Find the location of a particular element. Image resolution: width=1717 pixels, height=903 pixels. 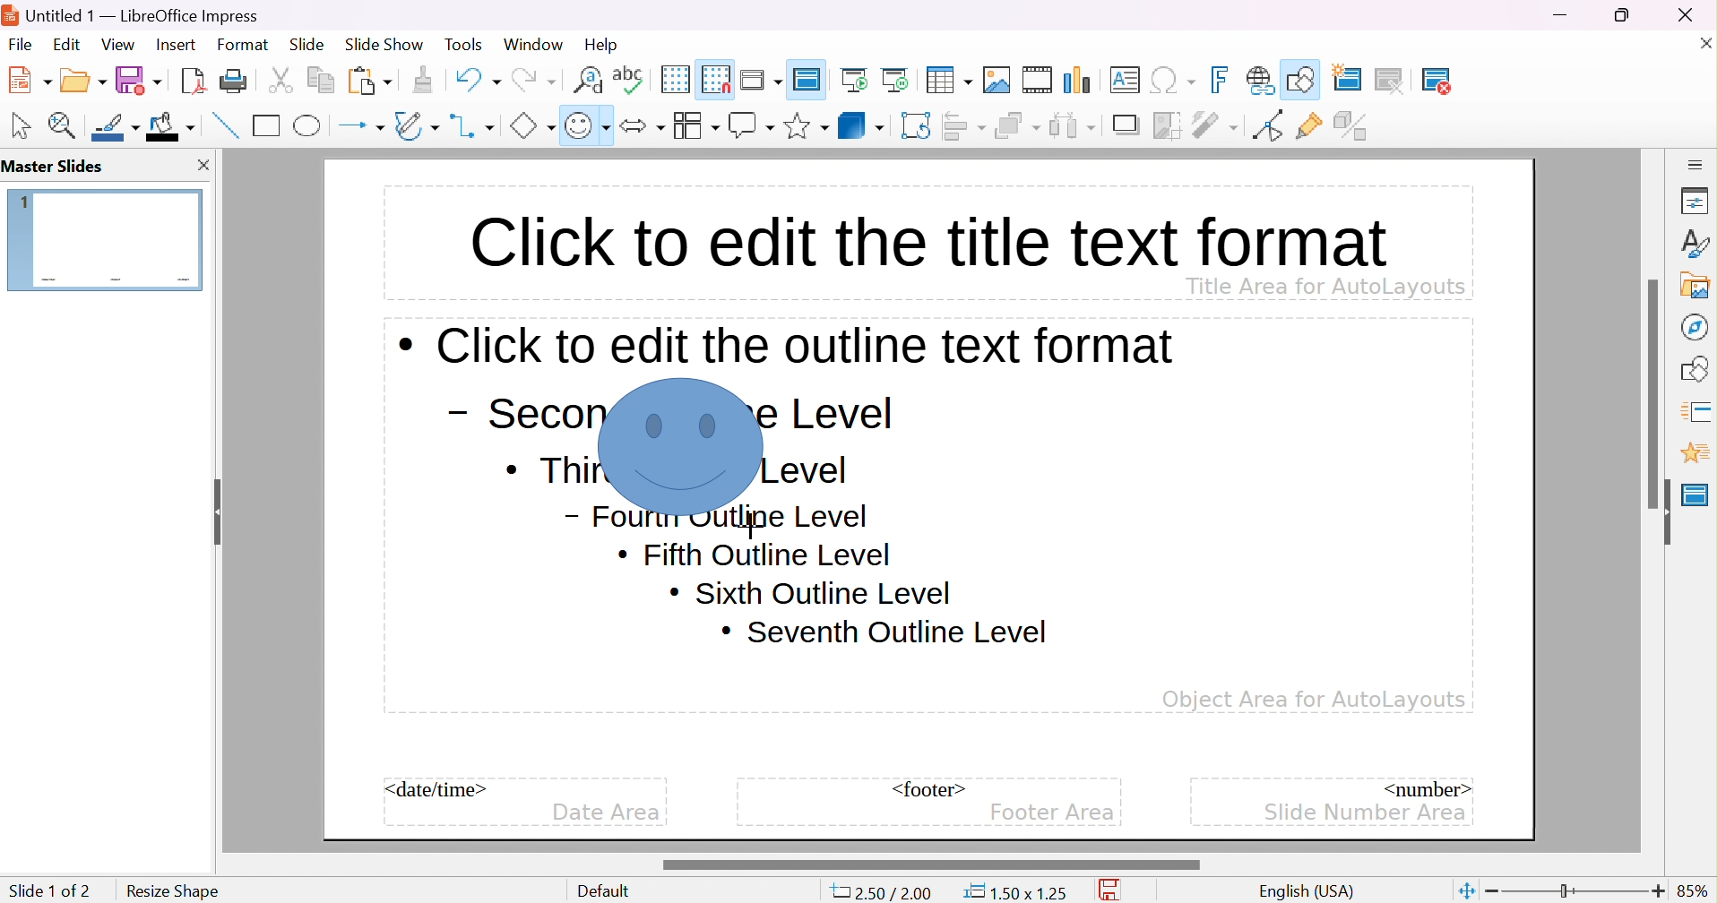

toggle extrusion is located at coordinates (1353, 125).